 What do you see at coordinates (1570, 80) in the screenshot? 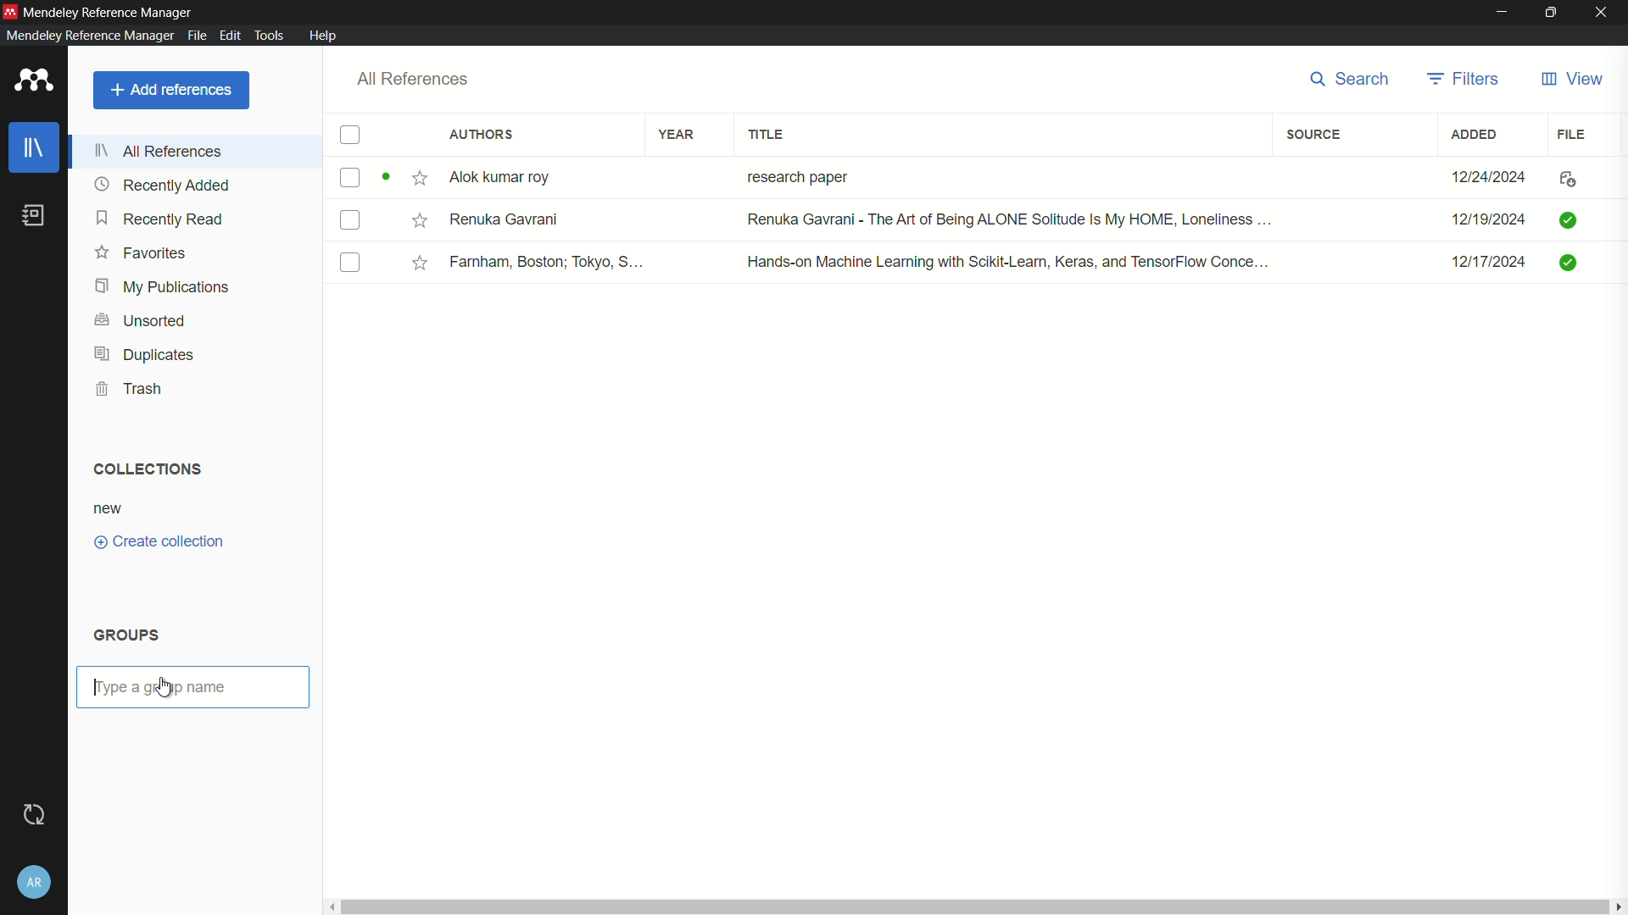
I see `view` at bounding box center [1570, 80].